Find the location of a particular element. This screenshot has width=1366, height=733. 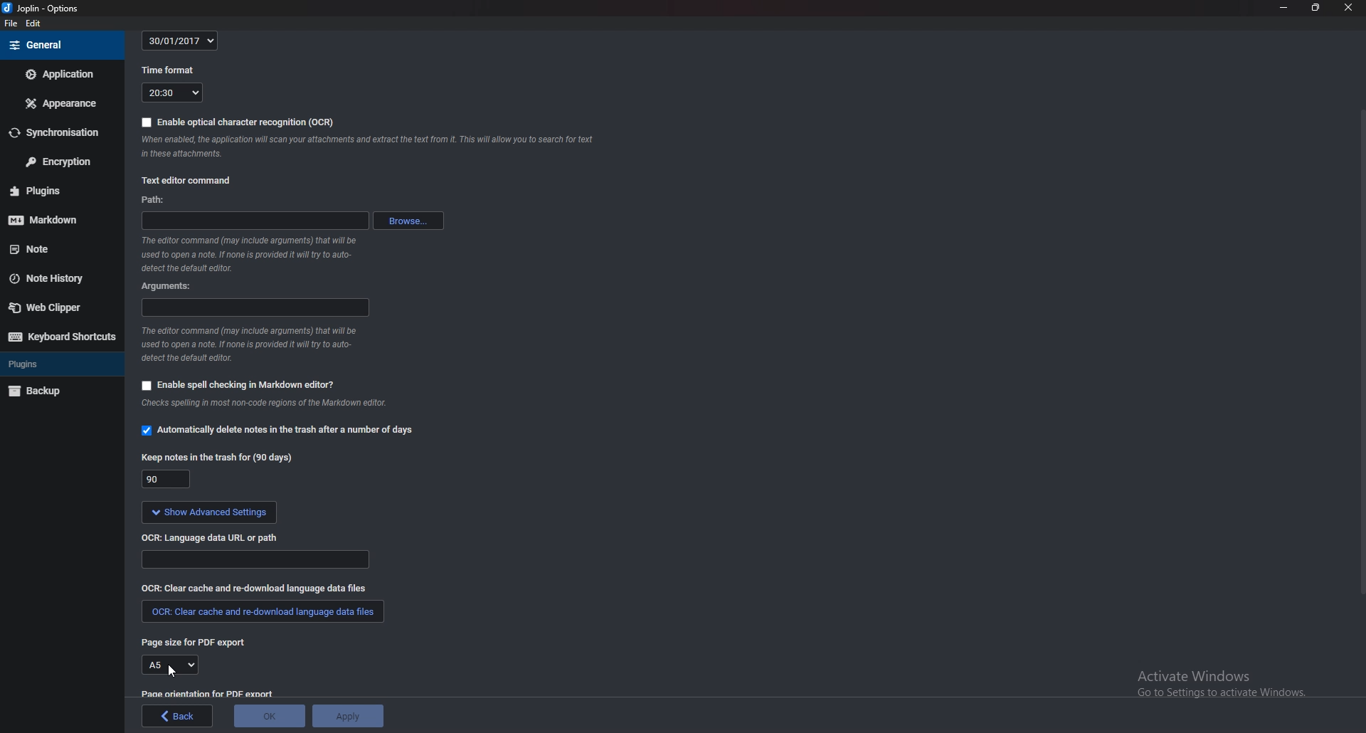

browse is located at coordinates (408, 221).